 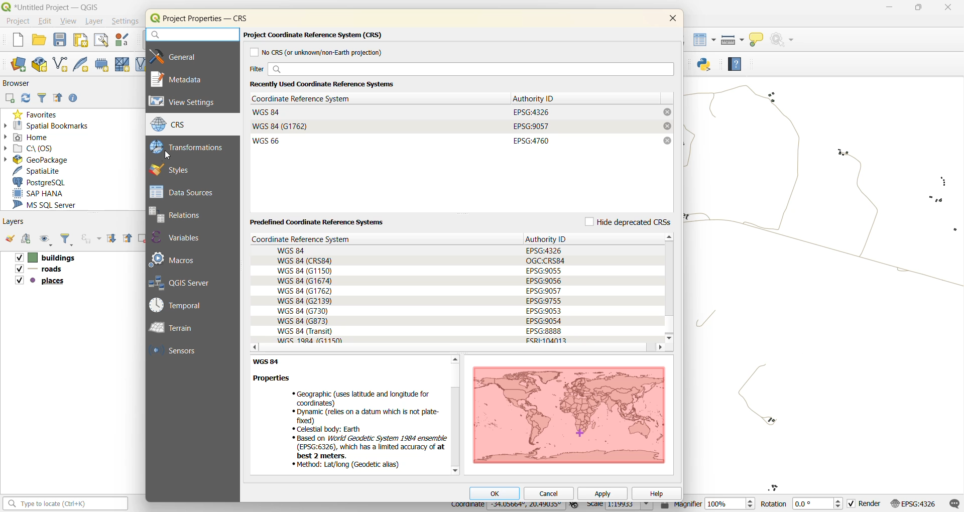 I want to click on relations, so click(x=184, y=214).